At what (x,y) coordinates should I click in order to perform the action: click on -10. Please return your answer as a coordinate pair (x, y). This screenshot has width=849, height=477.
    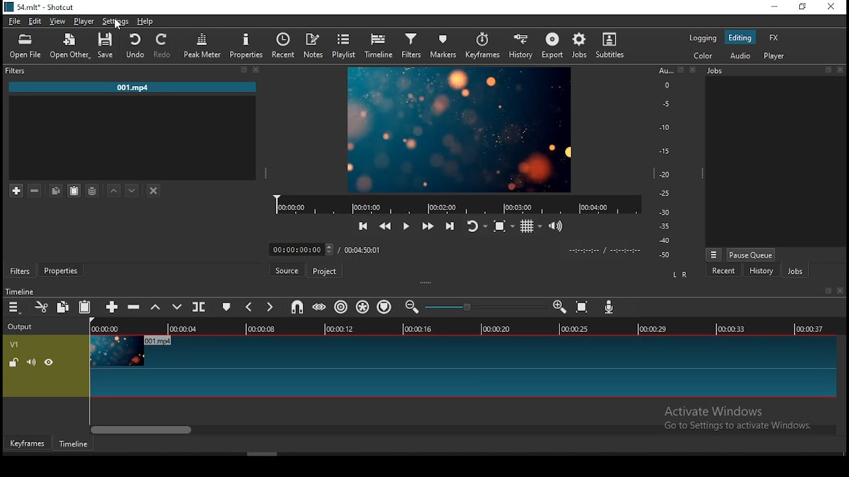
    Looking at the image, I should click on (663, 127).